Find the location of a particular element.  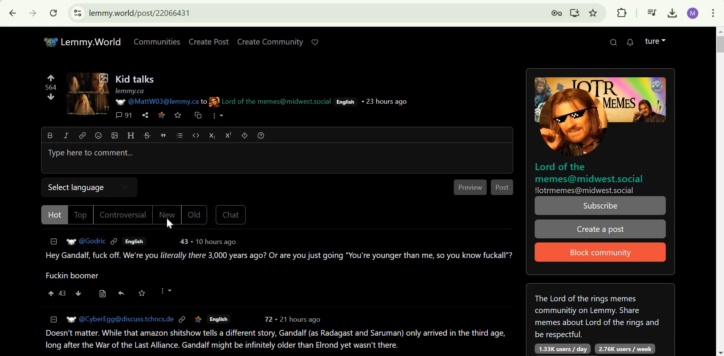

more is located at coordinates (217, 116).